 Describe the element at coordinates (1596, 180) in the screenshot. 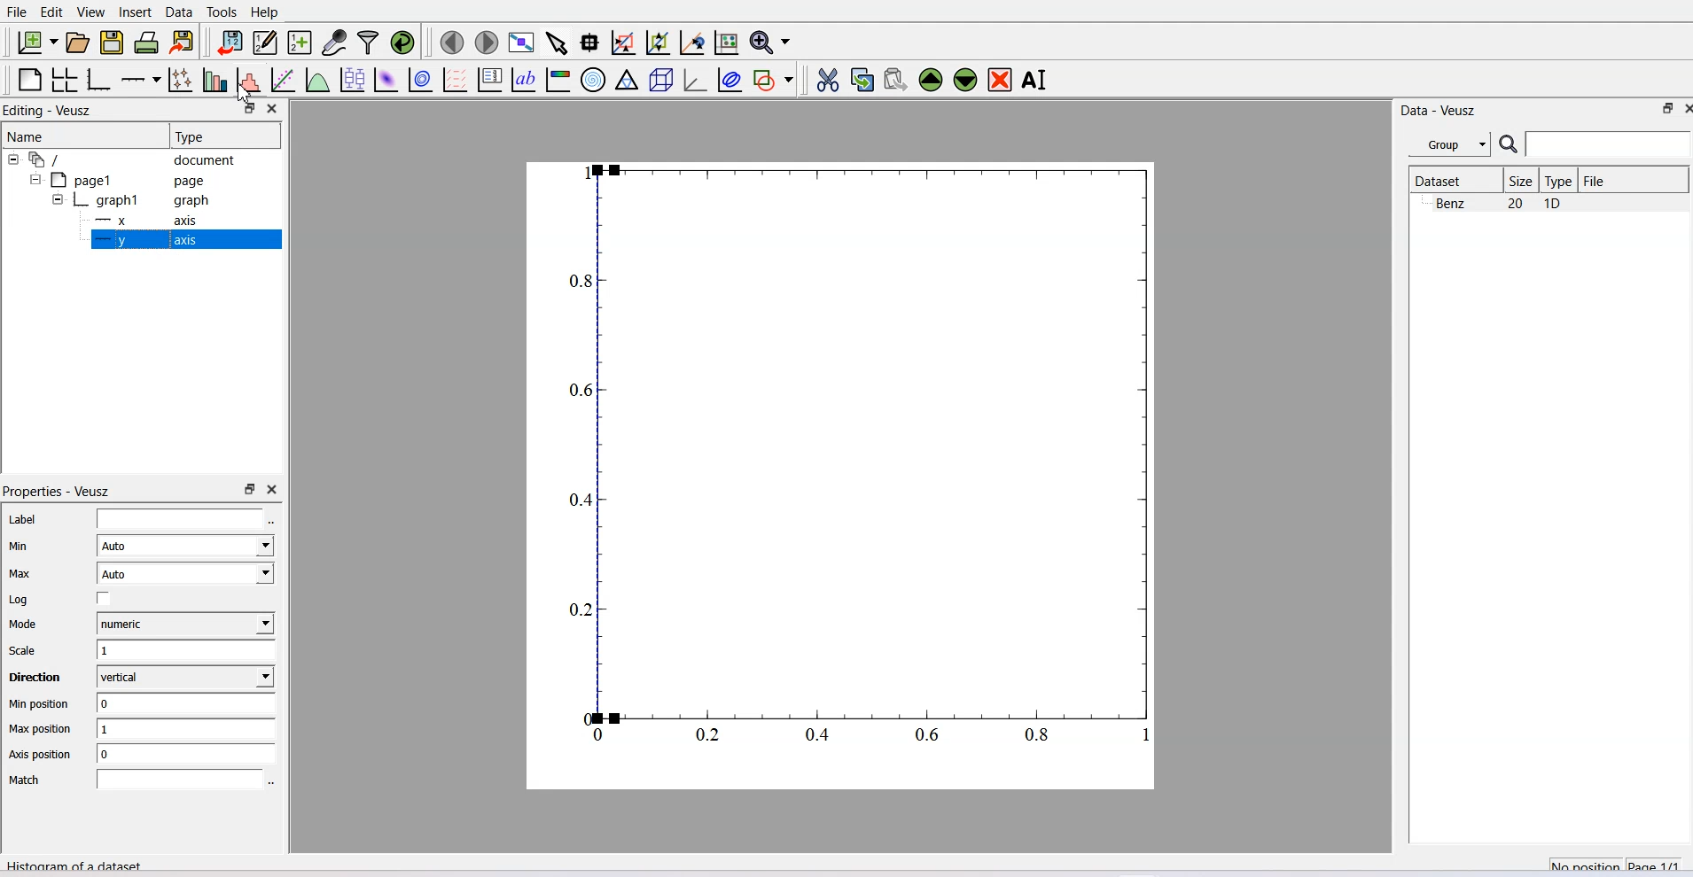

I see `File` at that location.